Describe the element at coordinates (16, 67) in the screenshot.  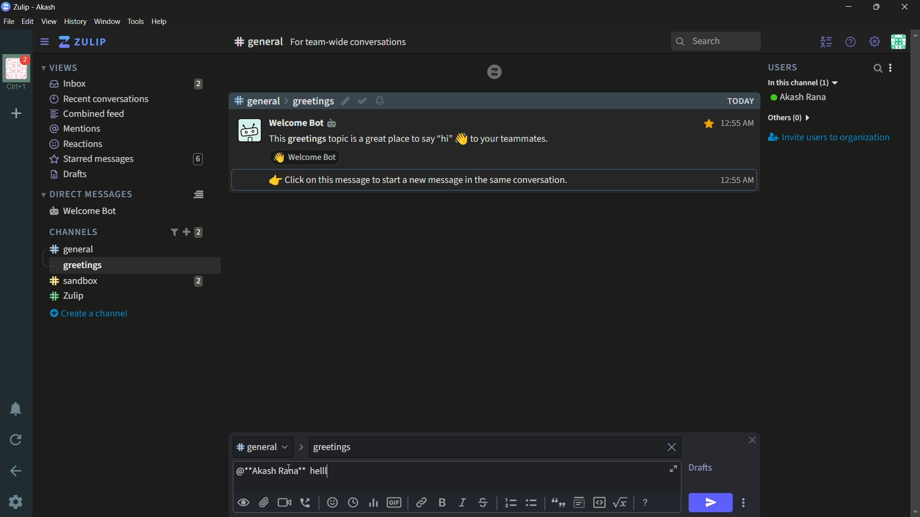
I see `profile` at that location.